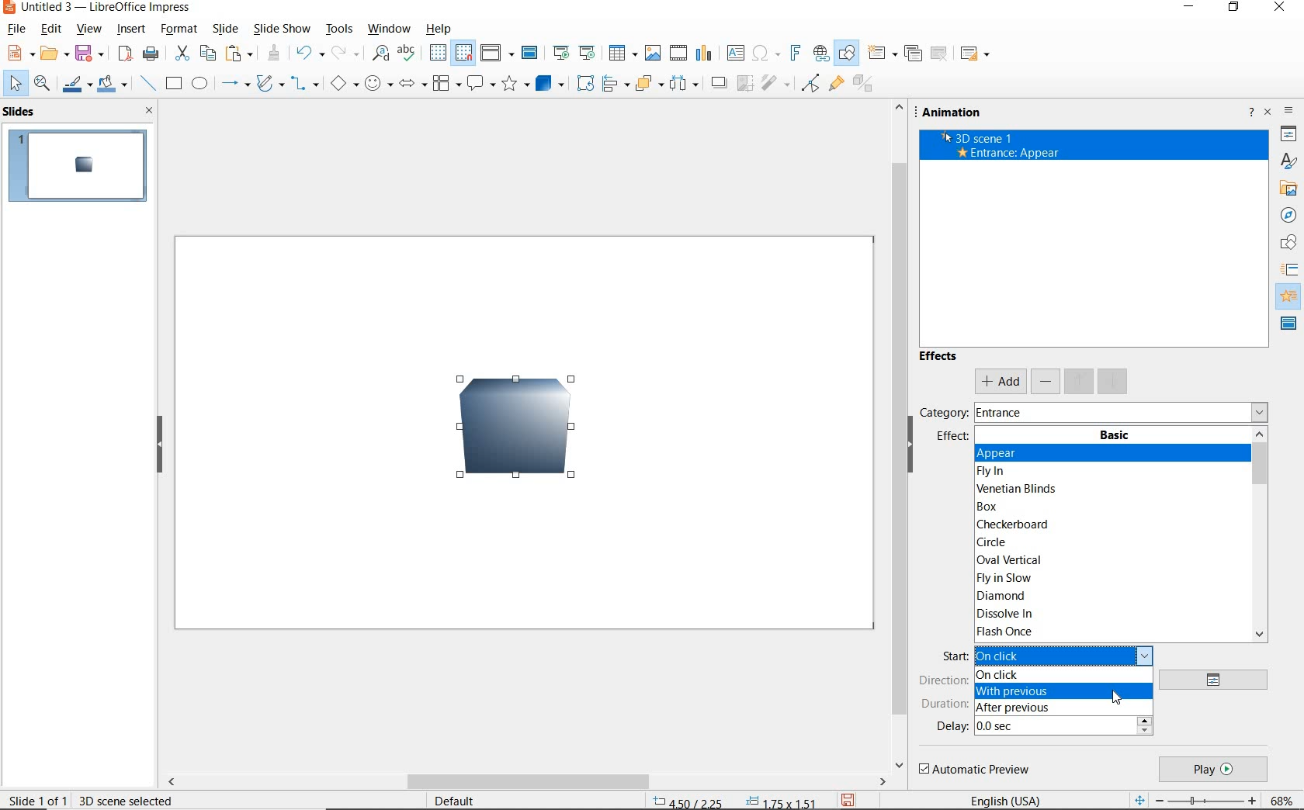 This screenshot has width=1304, height=810. Describe the element at coordinates (1080, 381) in the screenshot. I see `move up` at that location.